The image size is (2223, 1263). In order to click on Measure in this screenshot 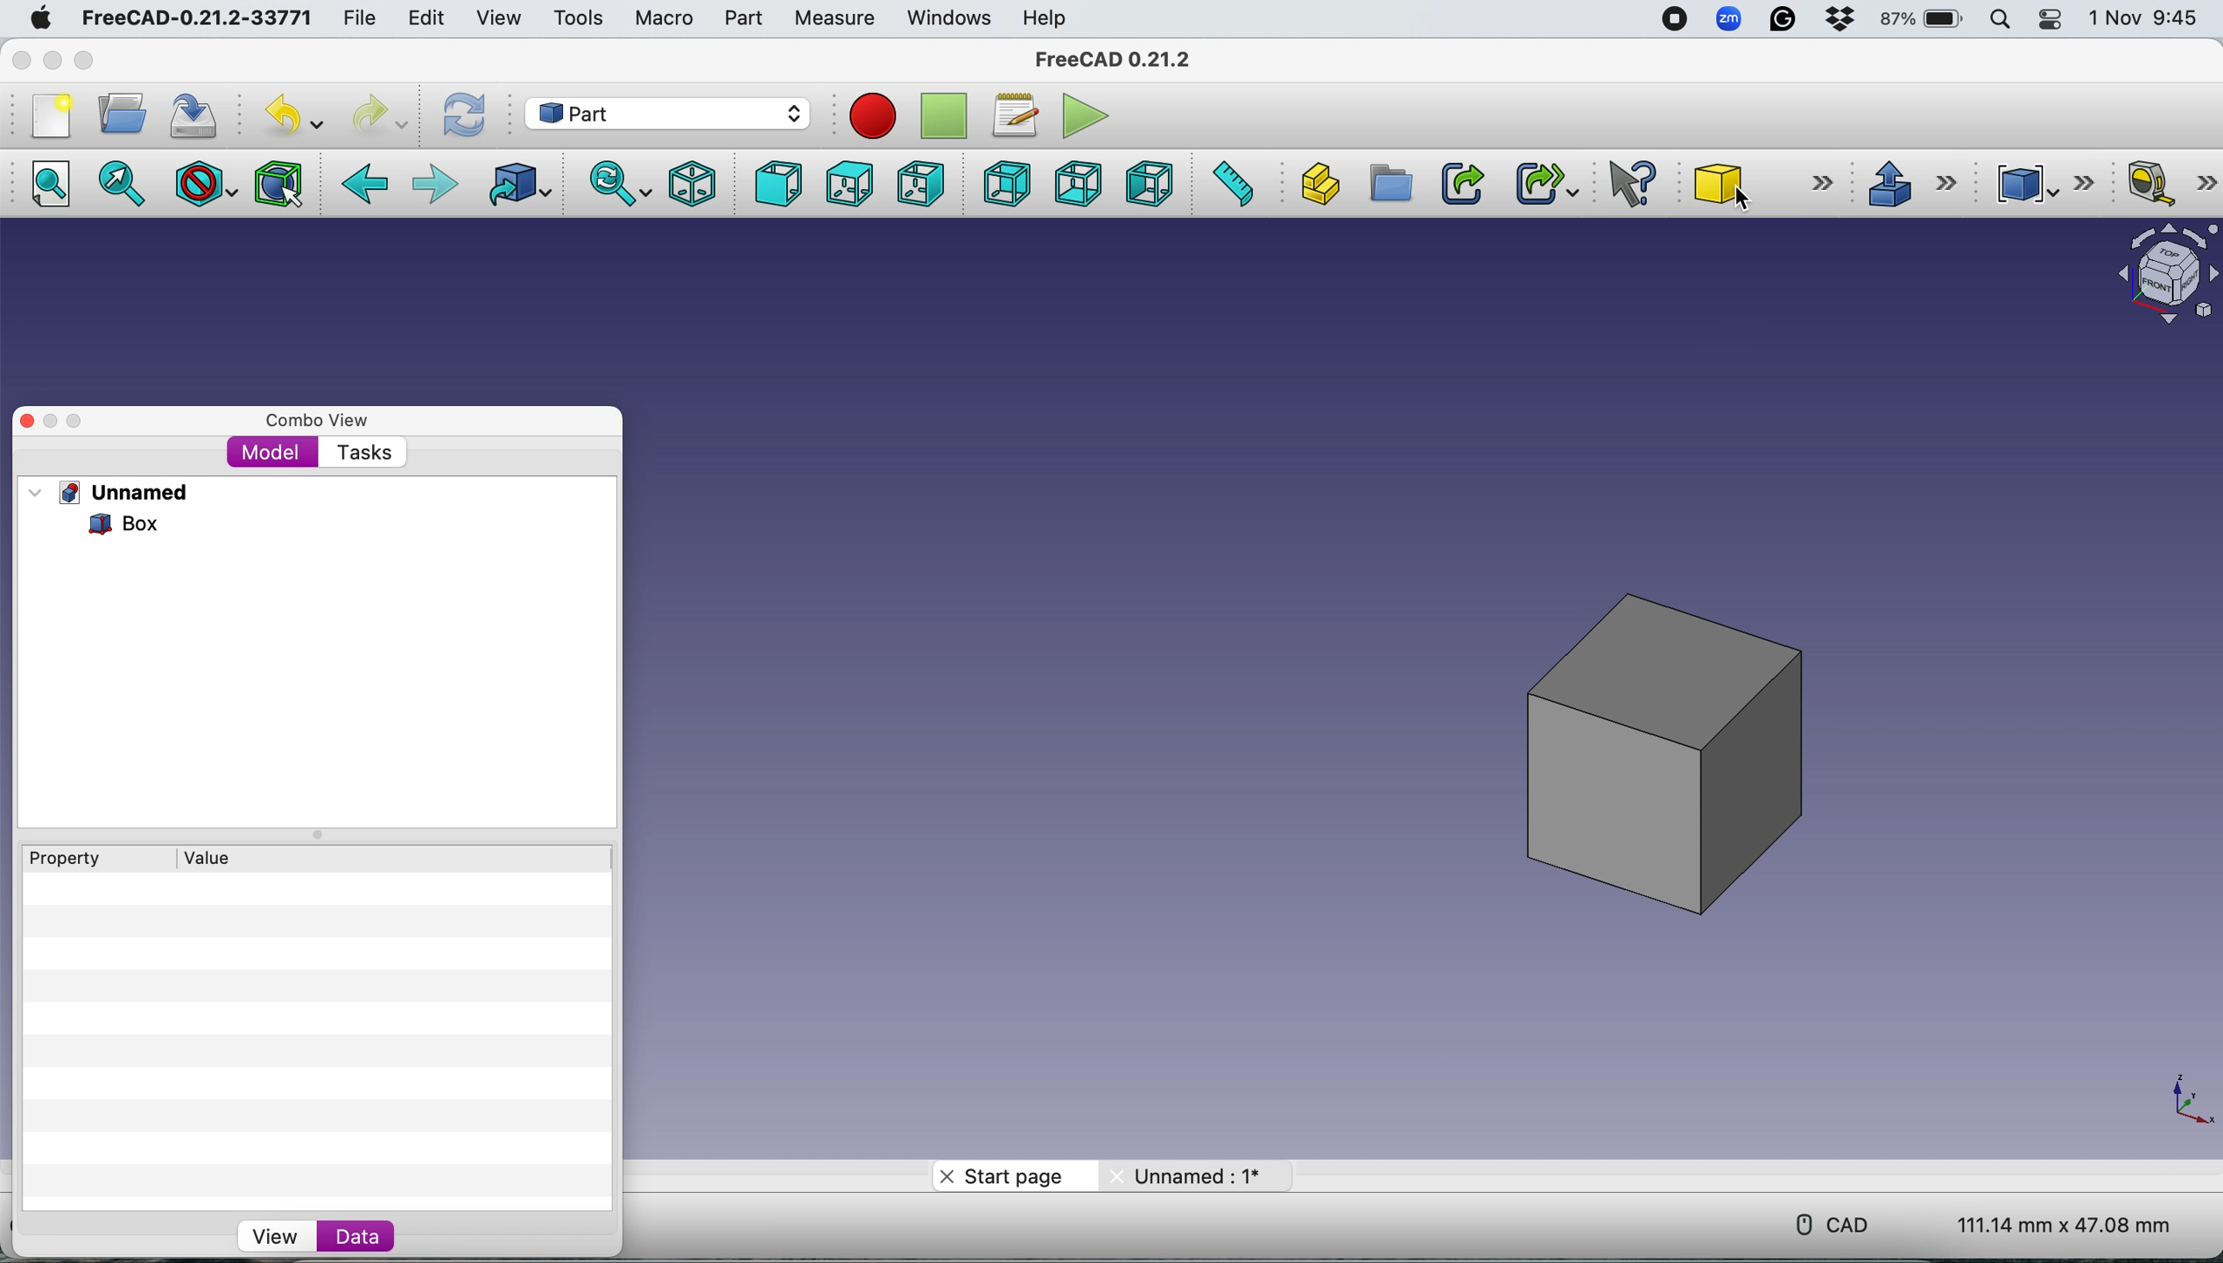, I will do `click(838, 20)`.